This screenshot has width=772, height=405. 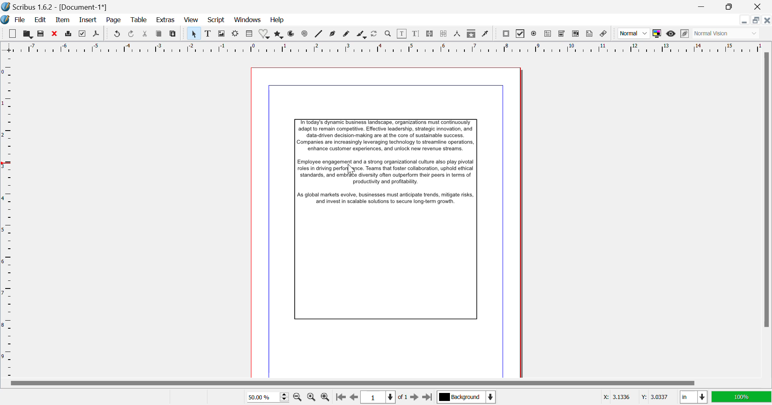 I want to click on Bezier Curve, so click(x=332, y=35).